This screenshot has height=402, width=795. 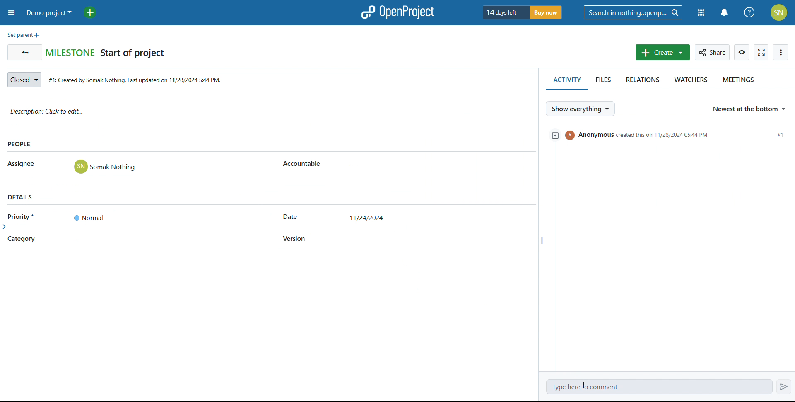 What do you see at coordinates (93, 12) in the screenshot?
I see `add project` at bounding box center [93, 12].